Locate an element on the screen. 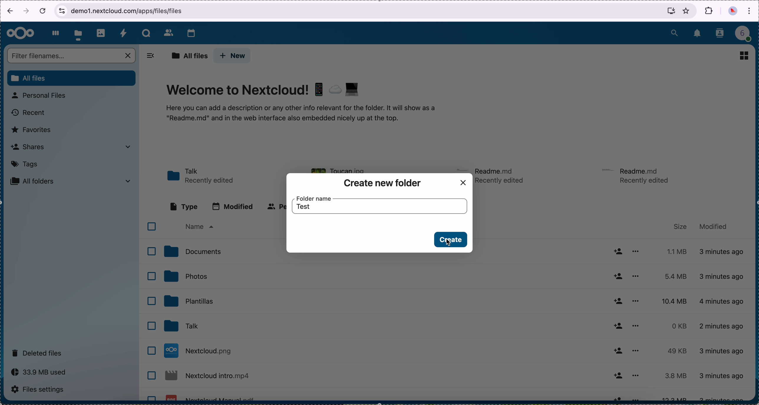 The image size is (759, 405). readme file is located at coordinates (501, 175).